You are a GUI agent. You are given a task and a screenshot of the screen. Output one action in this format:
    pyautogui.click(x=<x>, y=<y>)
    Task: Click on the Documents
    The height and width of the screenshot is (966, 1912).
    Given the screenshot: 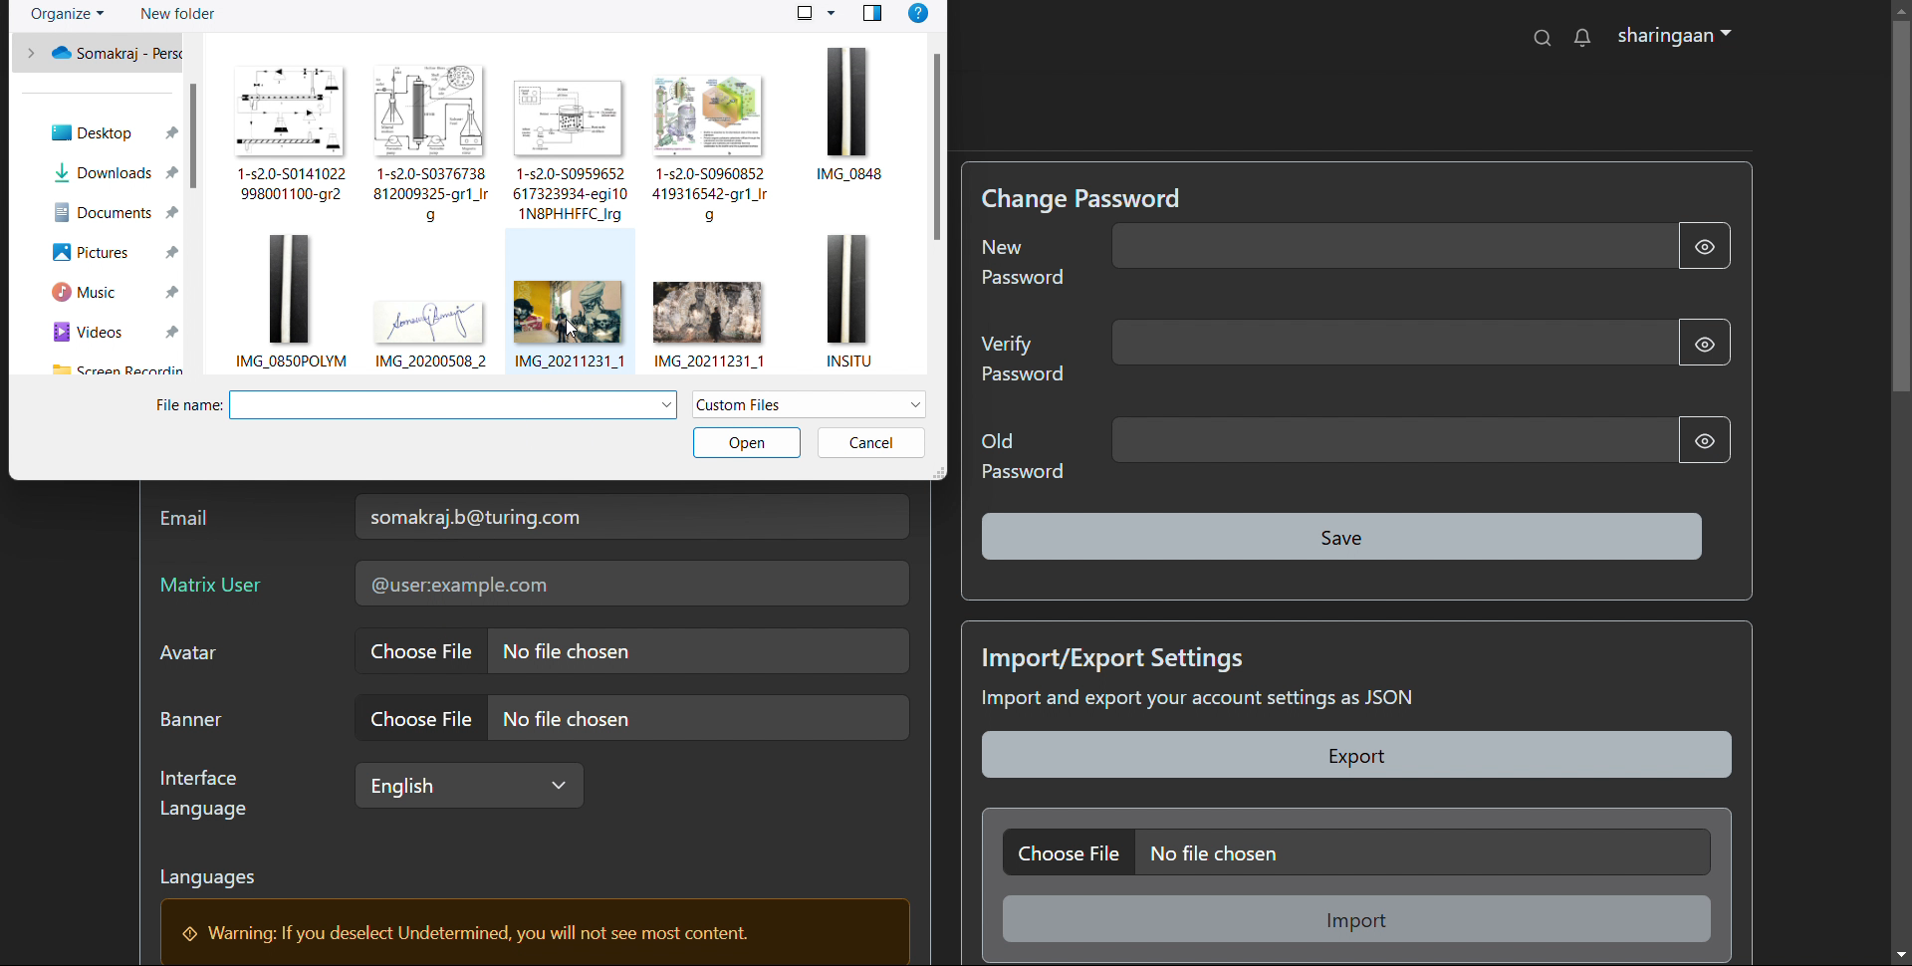 What is the action you would take?
    pyautogui.click(x=116, y=210)
    